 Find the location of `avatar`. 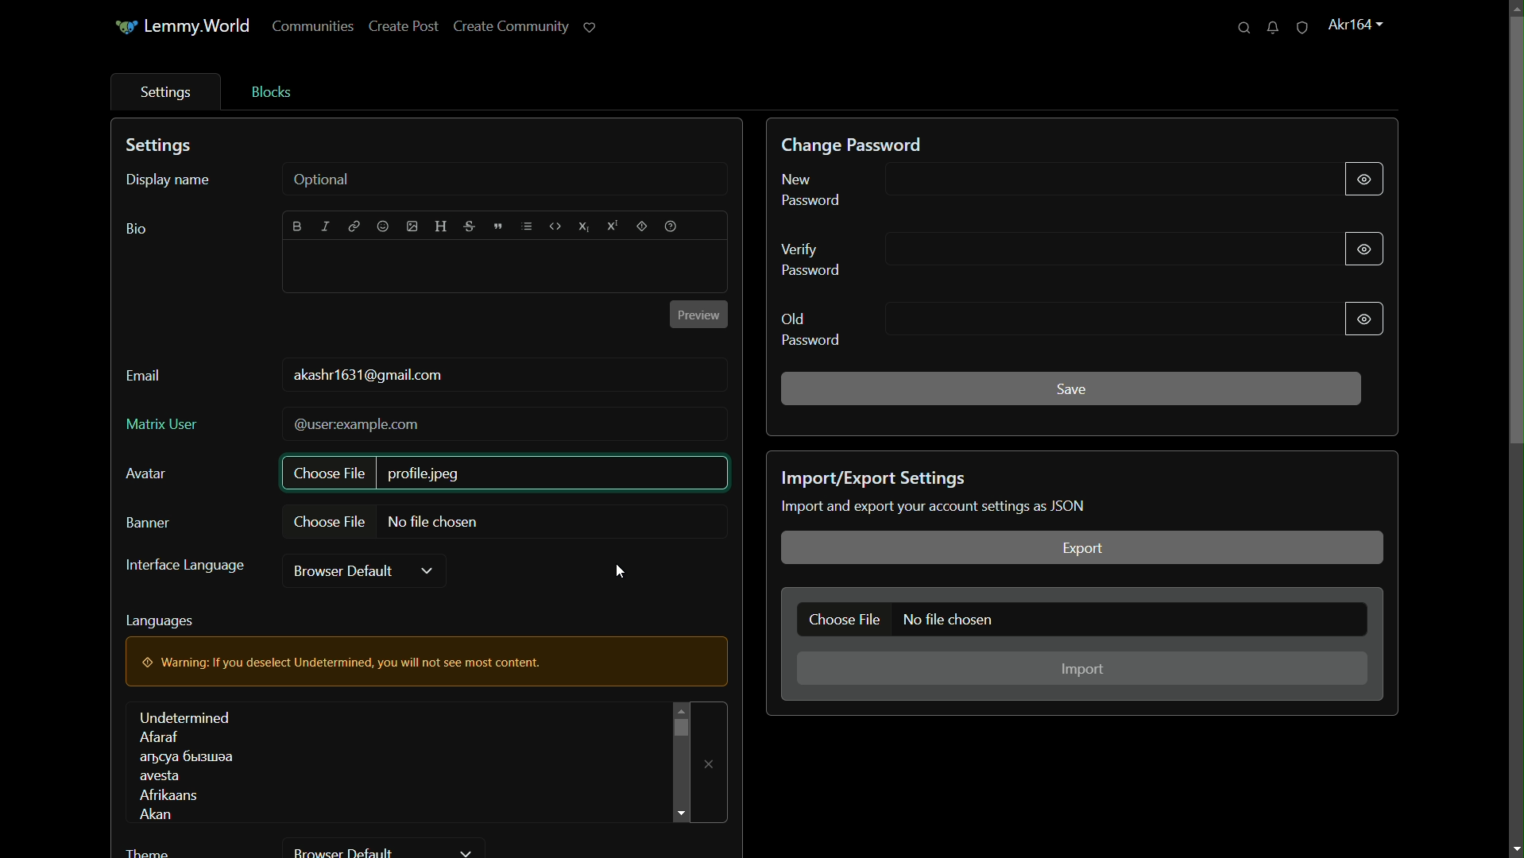

avatar is located at coordinates (147, 473).